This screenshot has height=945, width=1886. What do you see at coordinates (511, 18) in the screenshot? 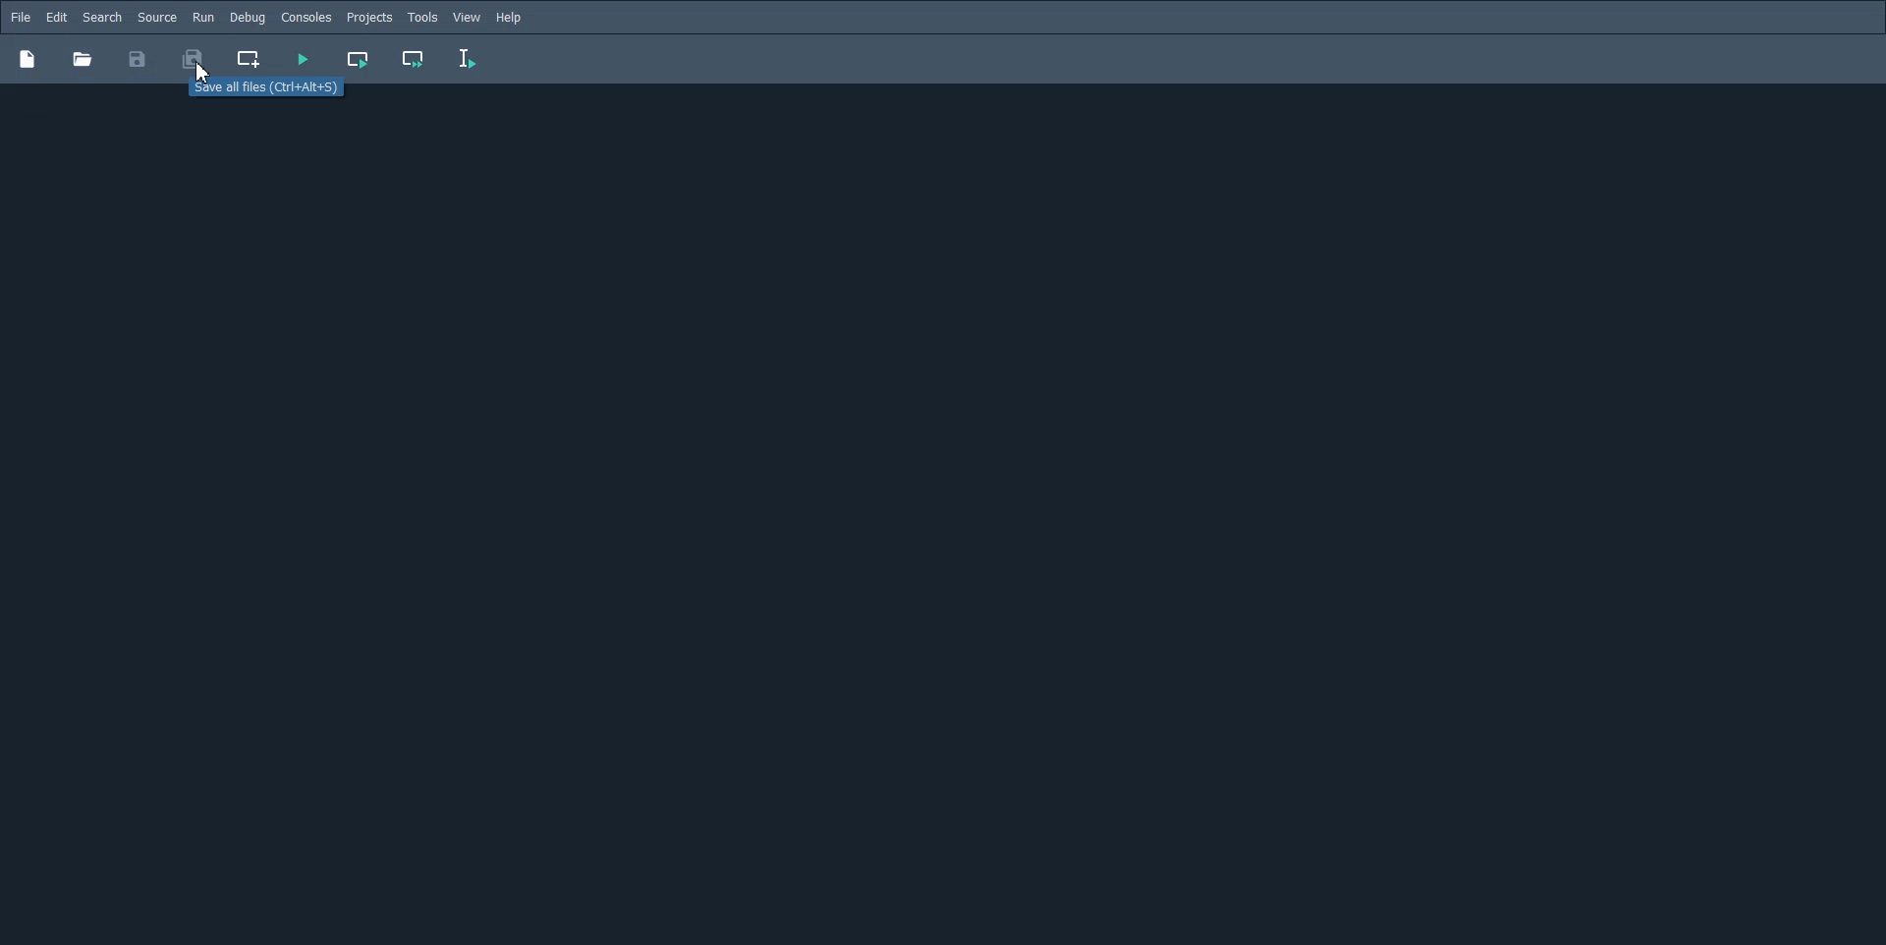
I see `Help` at bounding box center [511, 18].